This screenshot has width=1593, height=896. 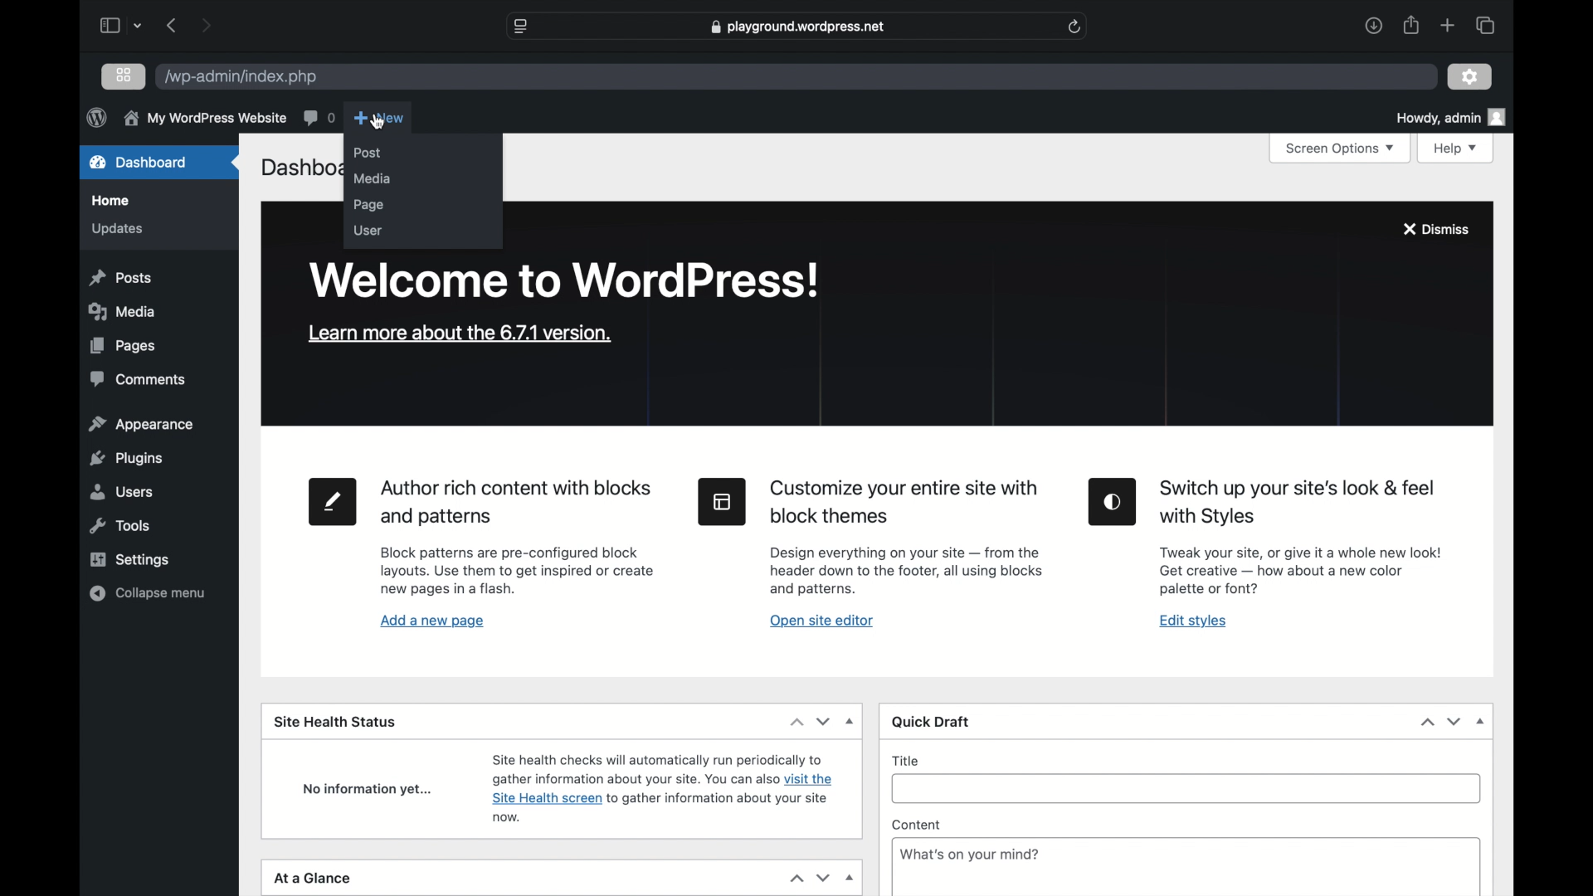 What do you see at coordinates (800, 26) in the screenshot?
I see `web address` at bounding box center [800, 26].